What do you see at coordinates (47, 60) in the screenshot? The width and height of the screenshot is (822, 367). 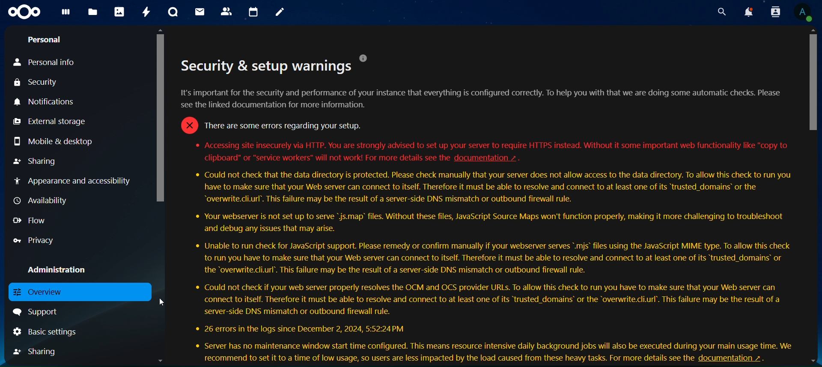 I see `personal info` at bounding box center [47, 60].